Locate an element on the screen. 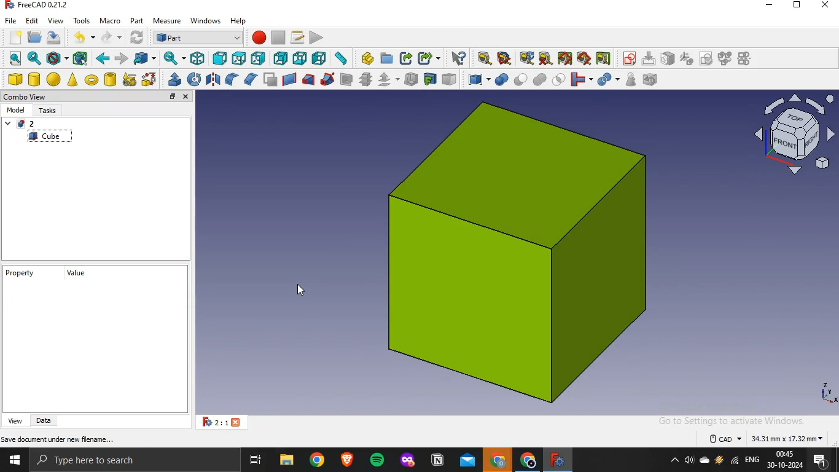 The width and height of the screenshot is (839, 472). dimensions is located at coordinates (771, 437).